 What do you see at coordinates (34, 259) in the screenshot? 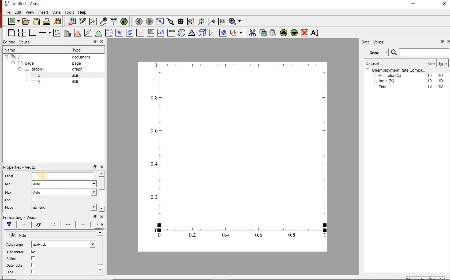
I see `checkbox` at bounding box center [34, 259].